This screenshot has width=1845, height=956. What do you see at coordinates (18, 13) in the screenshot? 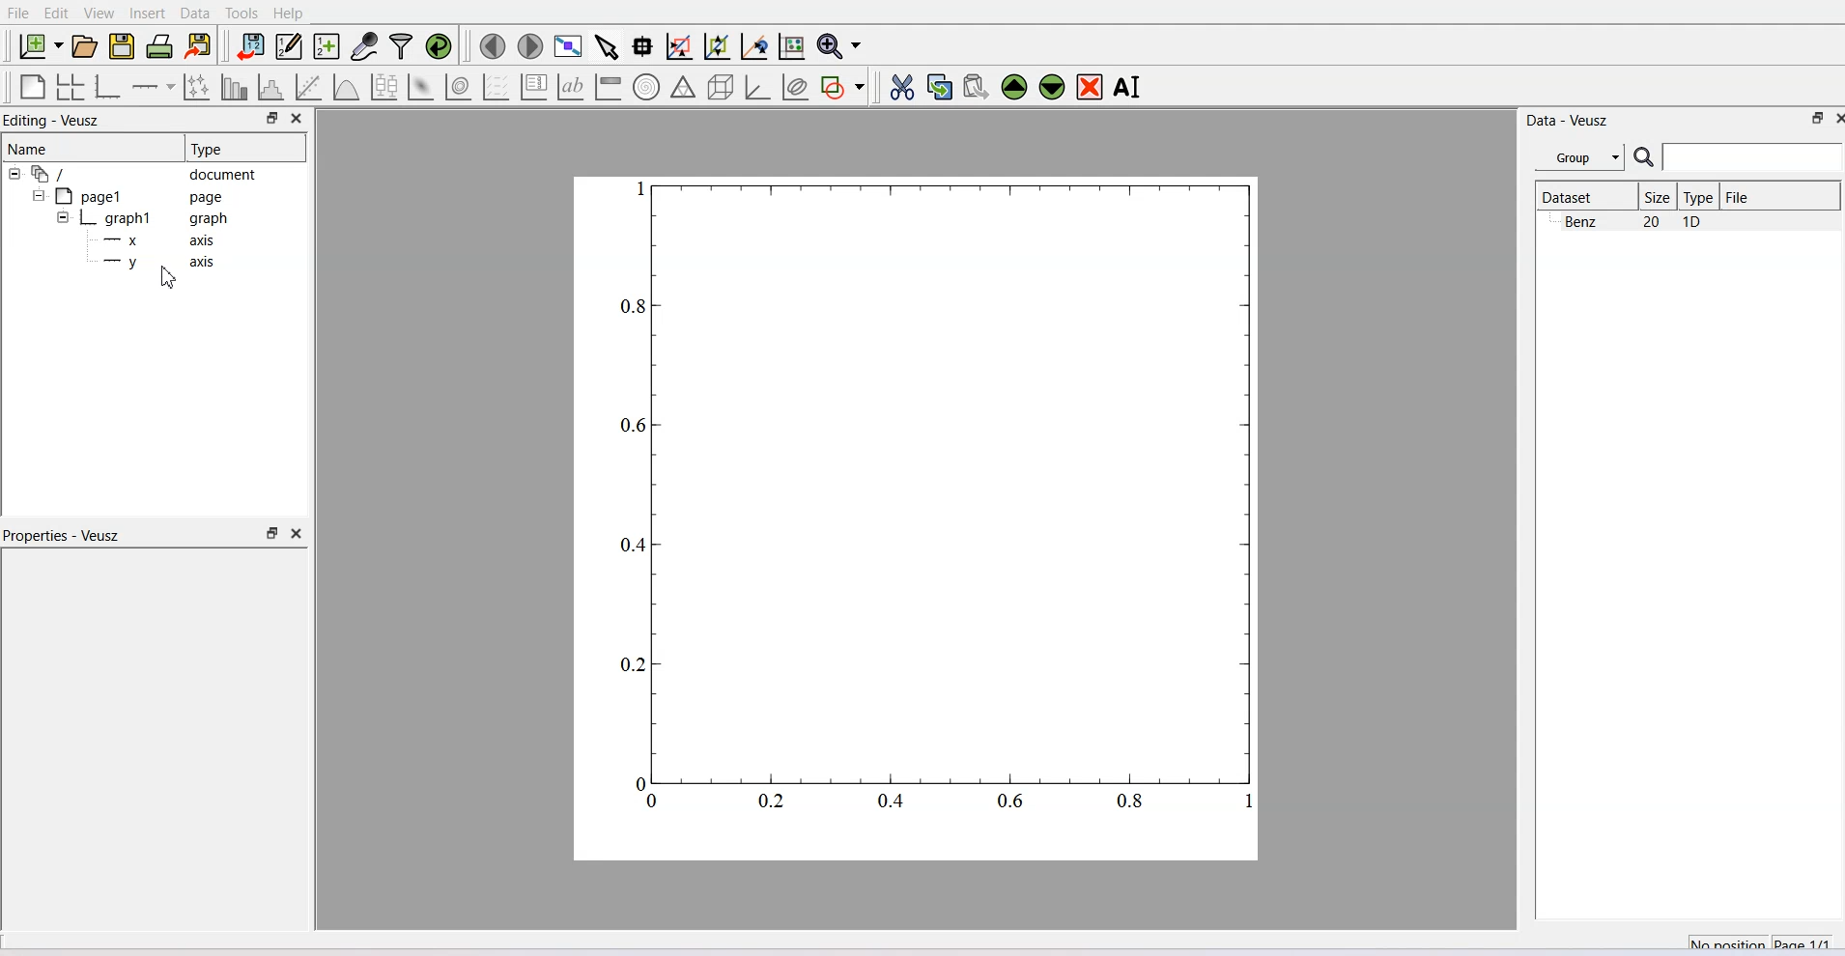
I see `File` at bounding box center [18, 13].